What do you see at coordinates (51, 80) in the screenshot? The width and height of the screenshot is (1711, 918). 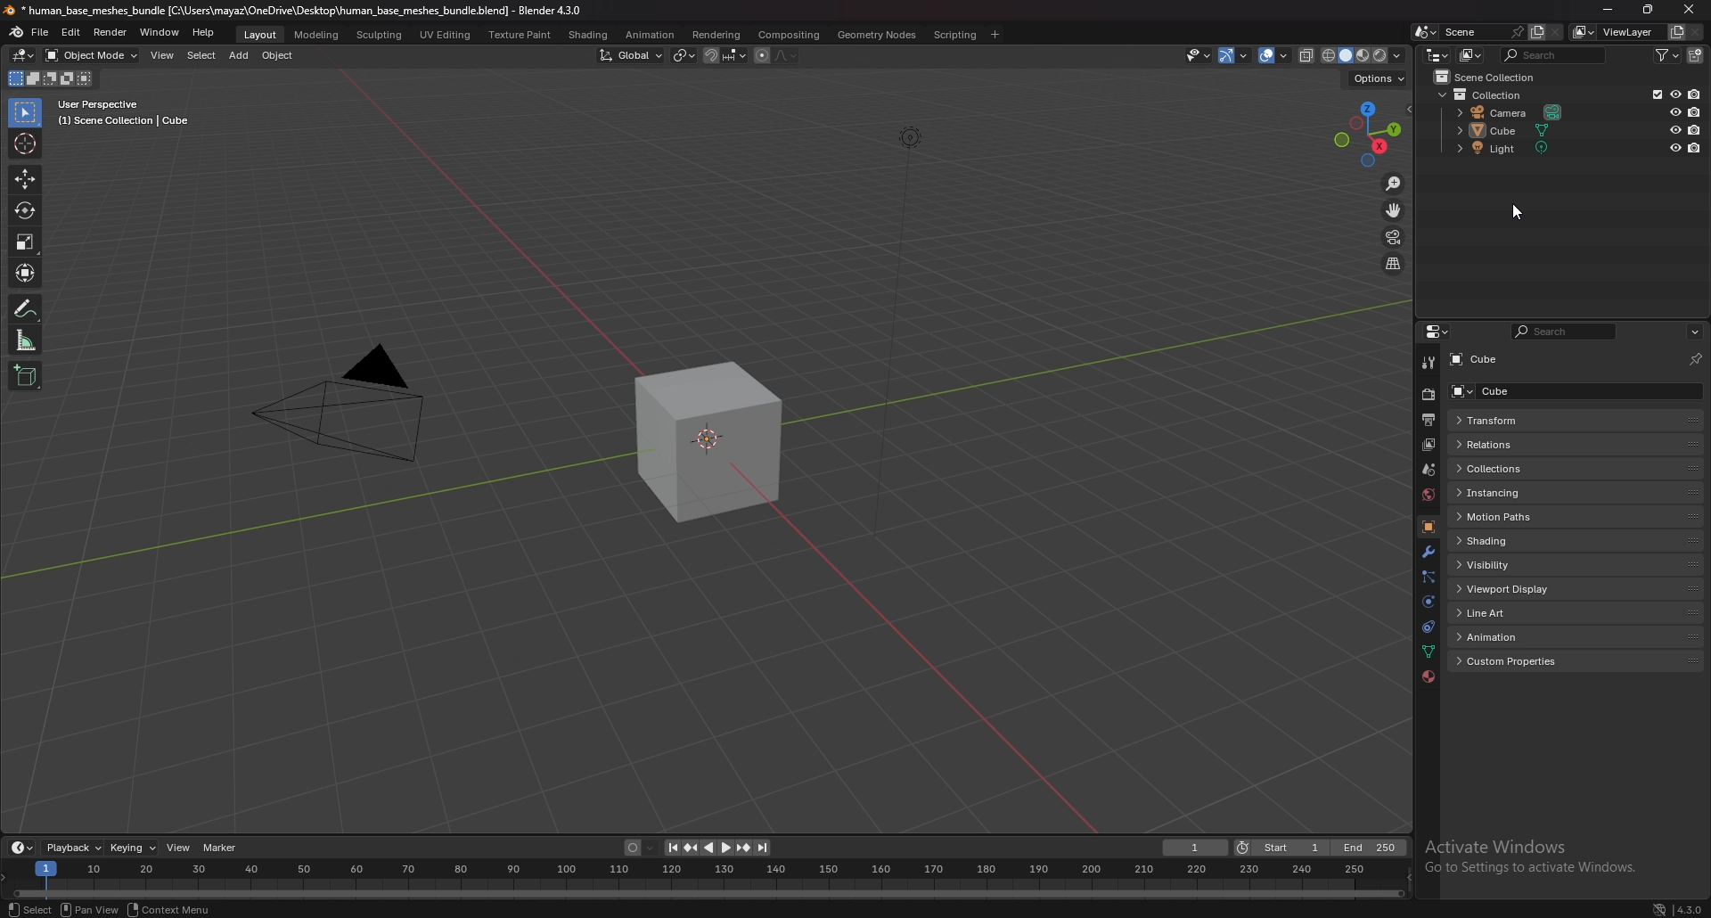 I see `mode` at bounding box center [51, 80].